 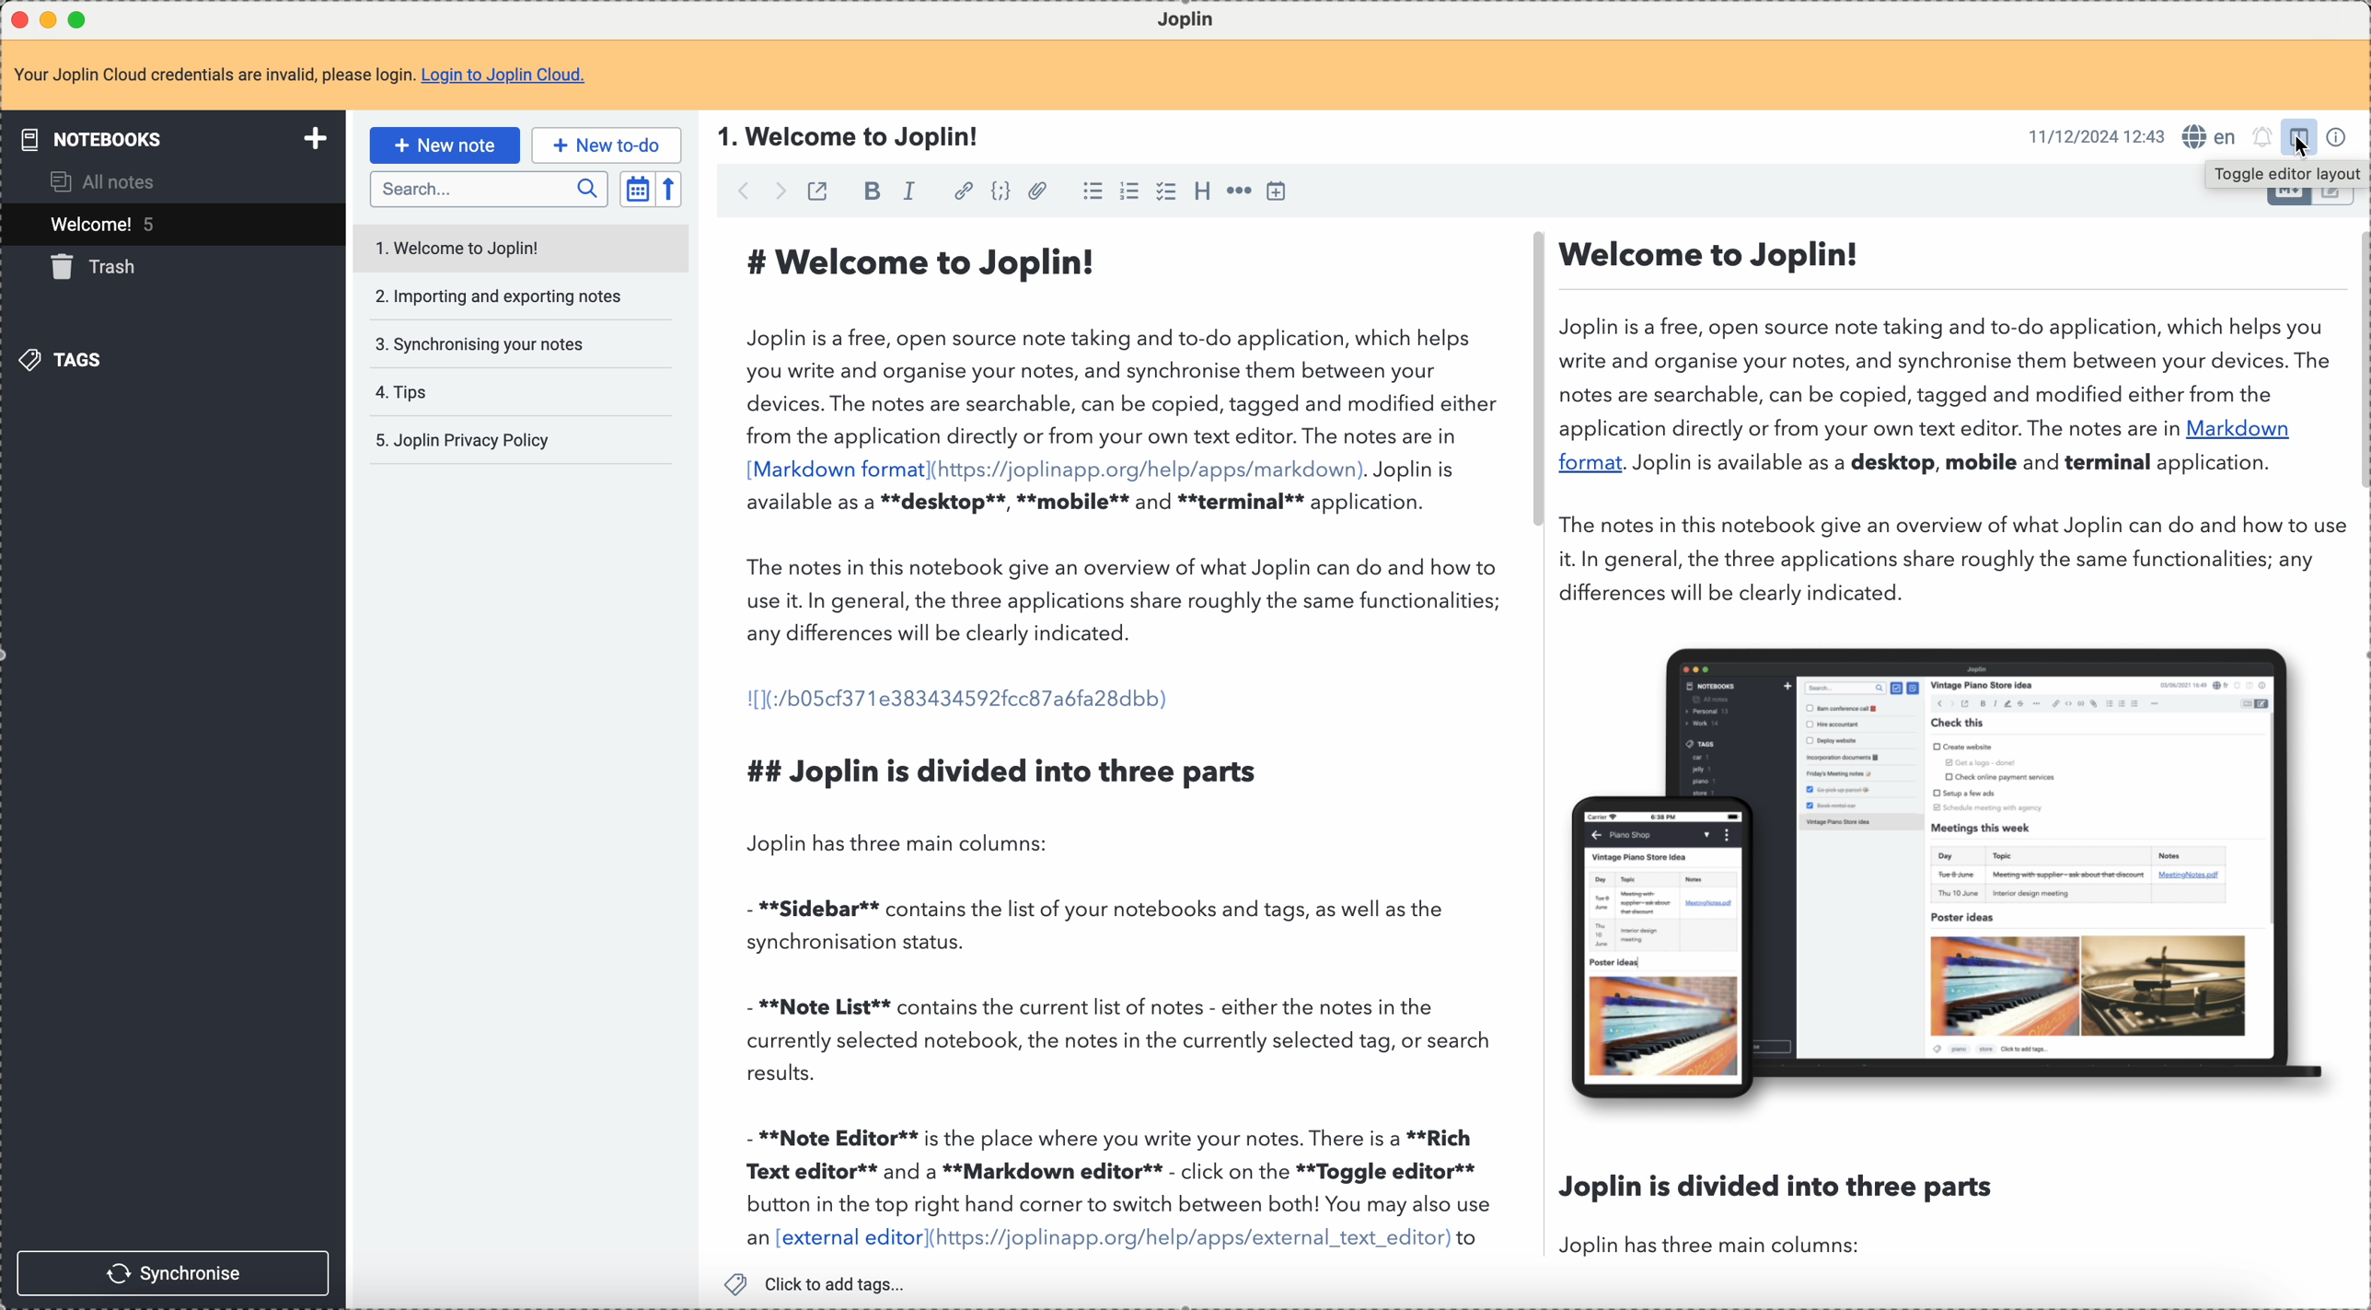 I want to click on Your Joplin Cloud credentials are invalid, please login., so click(x=212, y=77).